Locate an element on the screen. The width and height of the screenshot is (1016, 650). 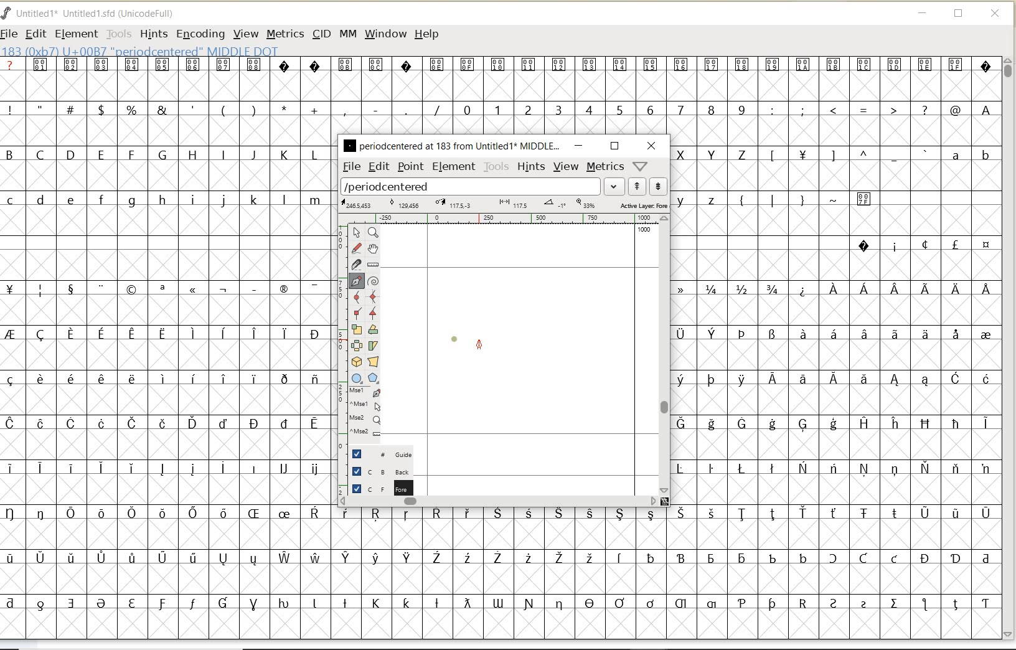
scale is located at coordinates (339, 328).